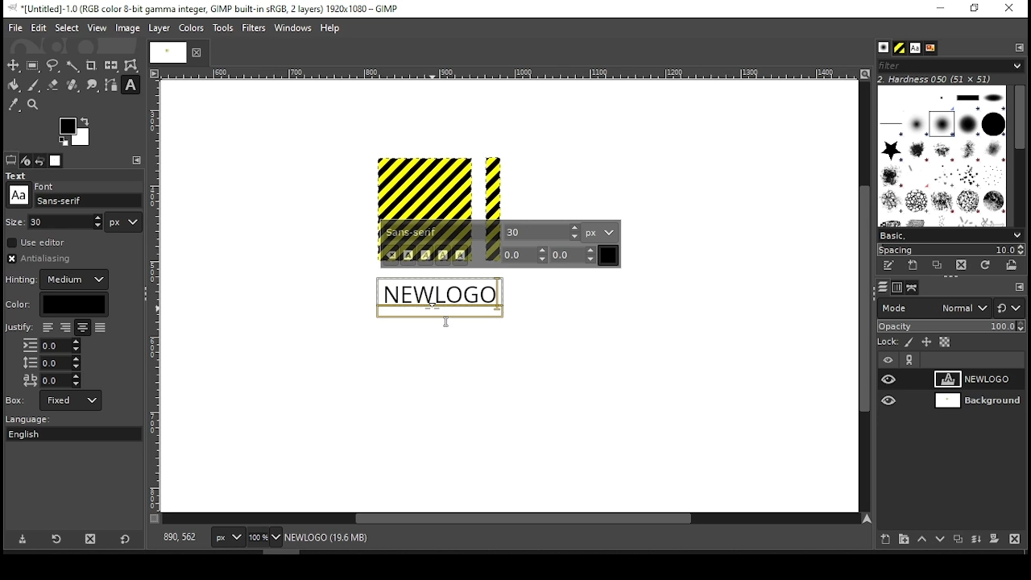 This screenshot has width=1031, height=580. What do you see at coordinates (895, 400) in the screenshot?
I see `` at bounding box center [895, 400].